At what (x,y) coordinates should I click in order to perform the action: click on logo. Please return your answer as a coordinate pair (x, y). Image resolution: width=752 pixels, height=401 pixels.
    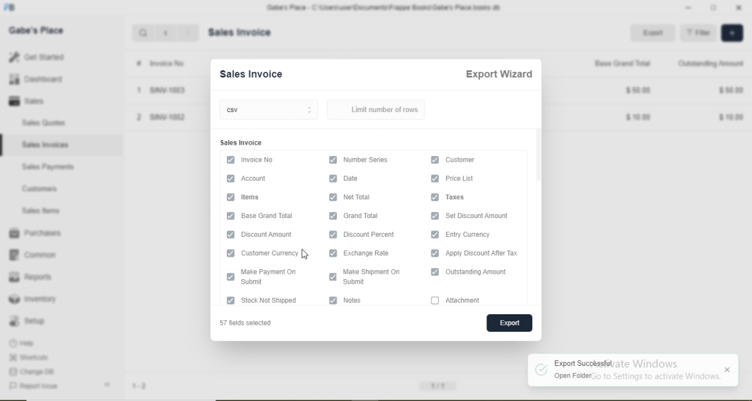
    Looking at the image, I should click on (542, 370).